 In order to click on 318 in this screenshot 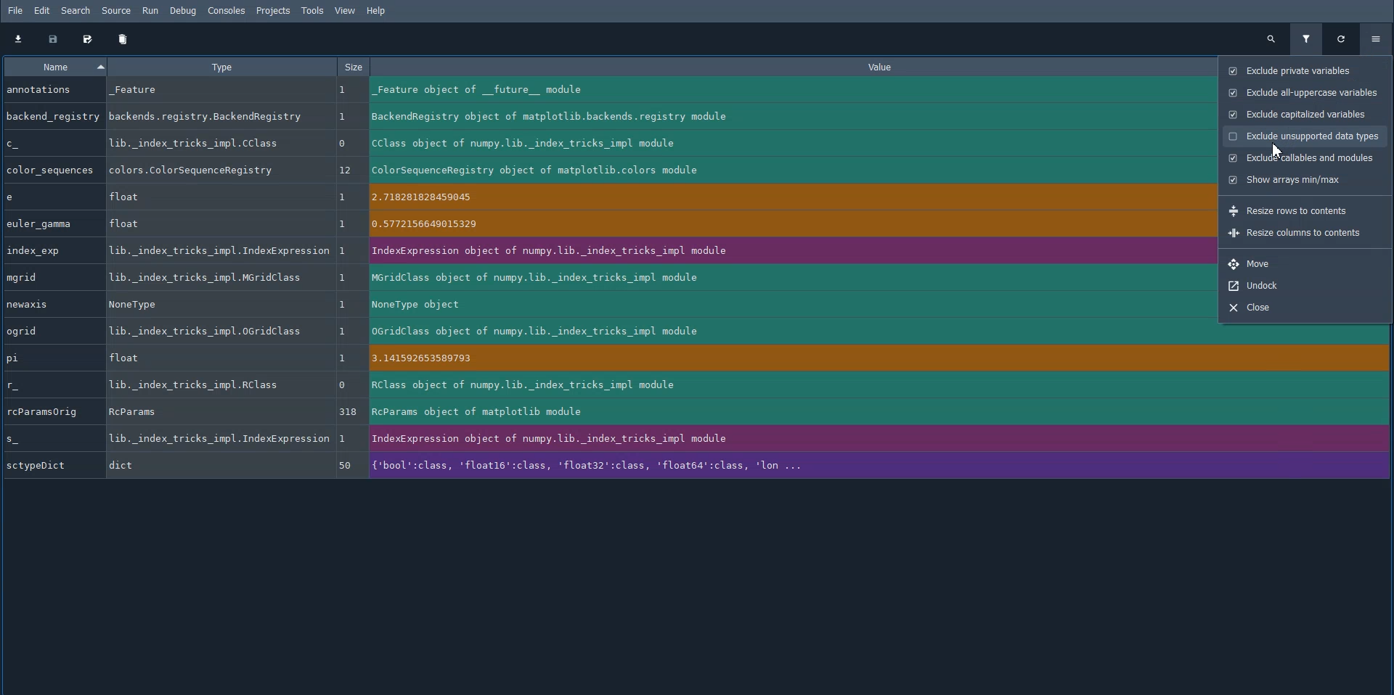, I will do `click(350, 412)`.